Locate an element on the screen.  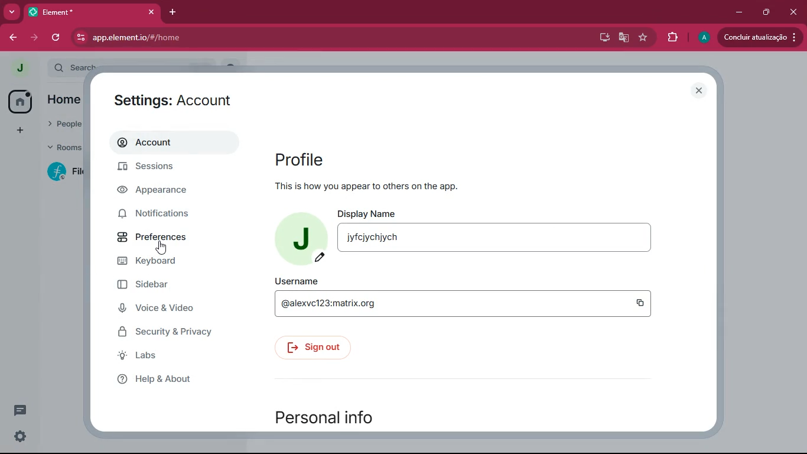
profile is located at coordinates (702, 38).